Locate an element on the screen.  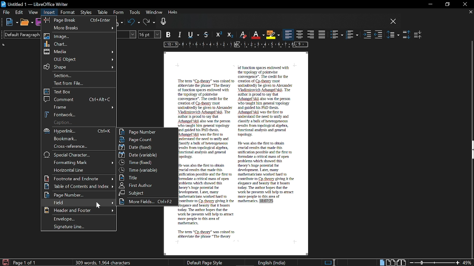
He was also the first to obtain crucial results that made this unification possible and the first to formulate a critical mass of open problems which showed this theory's huge potential for development. I ater, many mathematicians worked hard to contribute to Co theory giving it the elegance and beauty that it boasts today. The author hopes that the work he presents will help to attract more people to this area of mathematics.  The term "Cp theory" was coined to abbreviate the phrase "The theory is located at coordinates (208, 201).